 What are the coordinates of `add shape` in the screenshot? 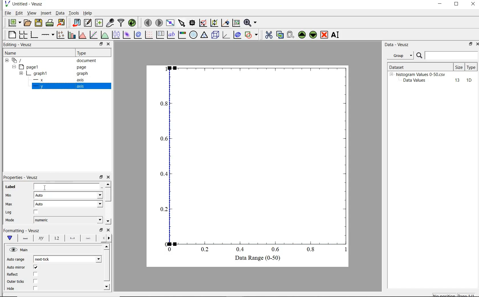 It's located at (251, 35).